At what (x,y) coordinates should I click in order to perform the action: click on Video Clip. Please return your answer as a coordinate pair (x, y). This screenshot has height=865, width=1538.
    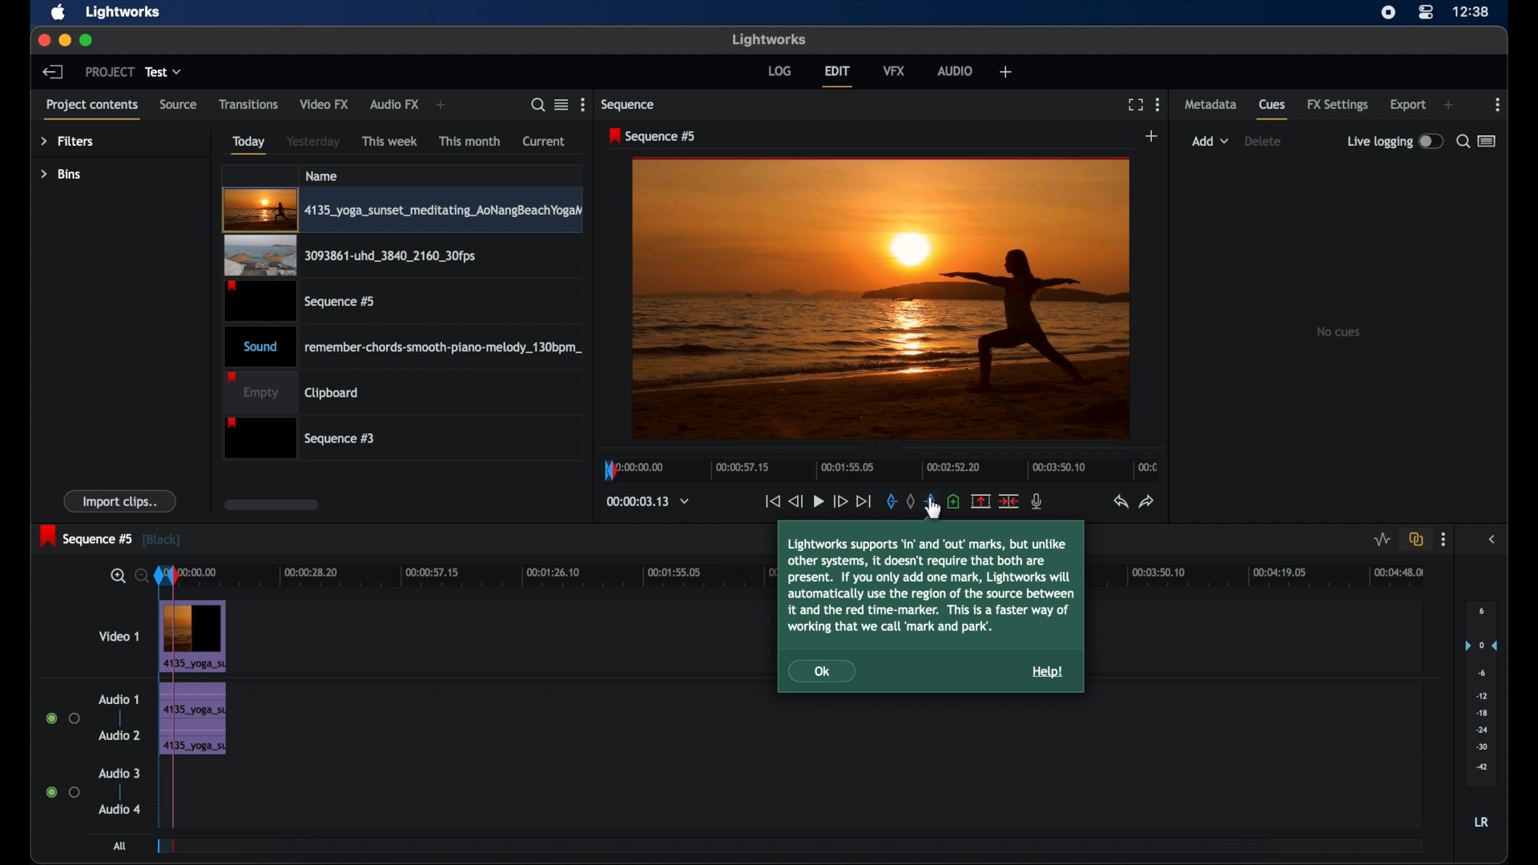
    Looking at the image, I should click on (191, 637).